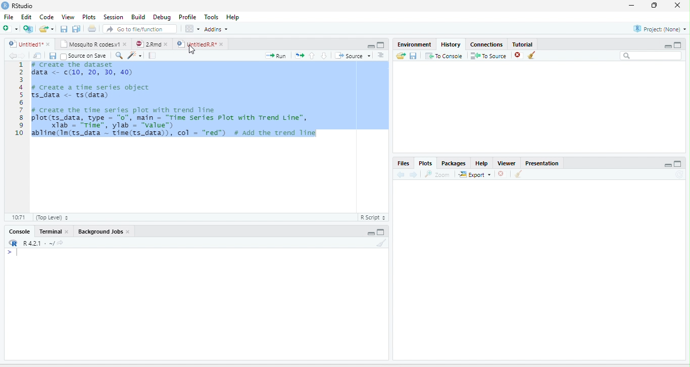 The height and width of the screenshot is (367, 690). What do you see at coordinates (114, 17) in the screenshot?
I see `Session` at bounding box center [114, 17].